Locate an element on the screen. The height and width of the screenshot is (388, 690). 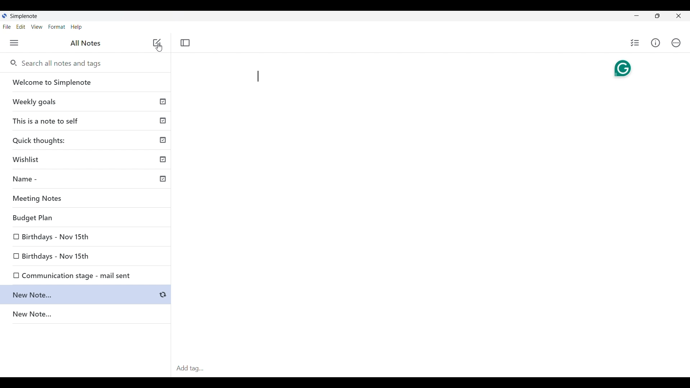
Birthdays - Nov 15th is located at coordinates (56, 255).